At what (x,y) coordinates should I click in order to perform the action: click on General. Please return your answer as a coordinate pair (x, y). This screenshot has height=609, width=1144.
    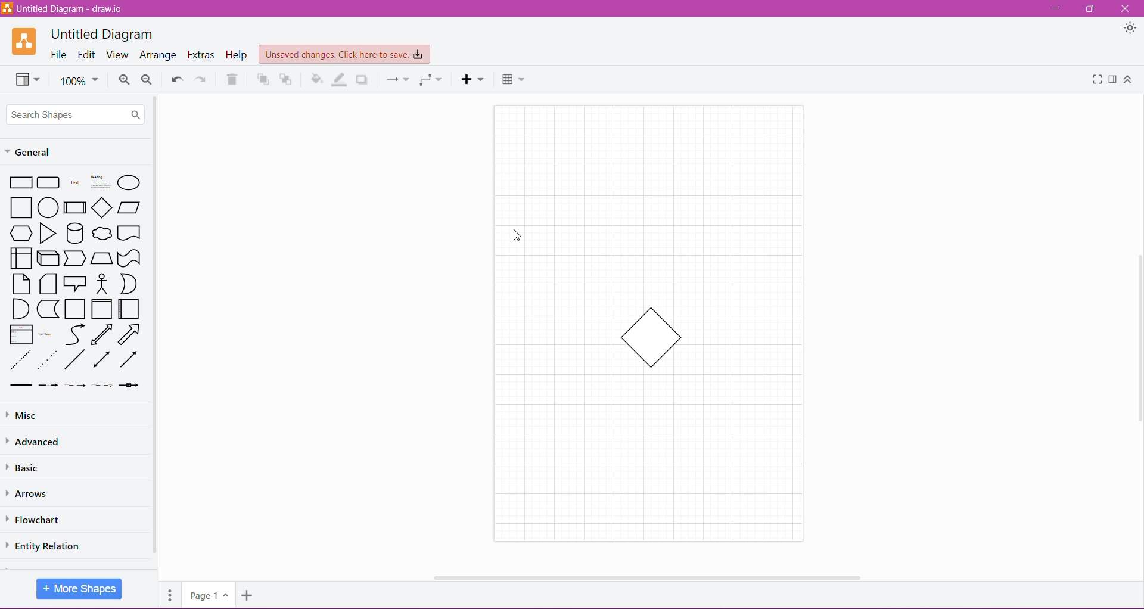
    Looking at the image, I should click on (31, 152).